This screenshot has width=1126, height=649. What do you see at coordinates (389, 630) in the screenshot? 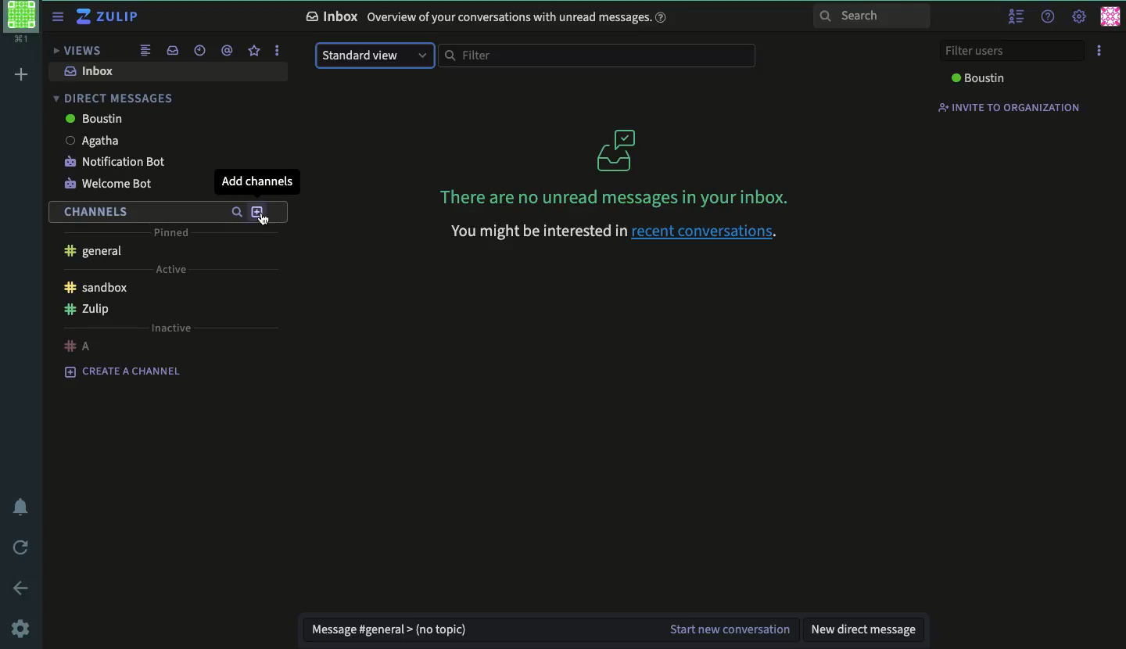
I see `message general` at bounding box center [389, 630].